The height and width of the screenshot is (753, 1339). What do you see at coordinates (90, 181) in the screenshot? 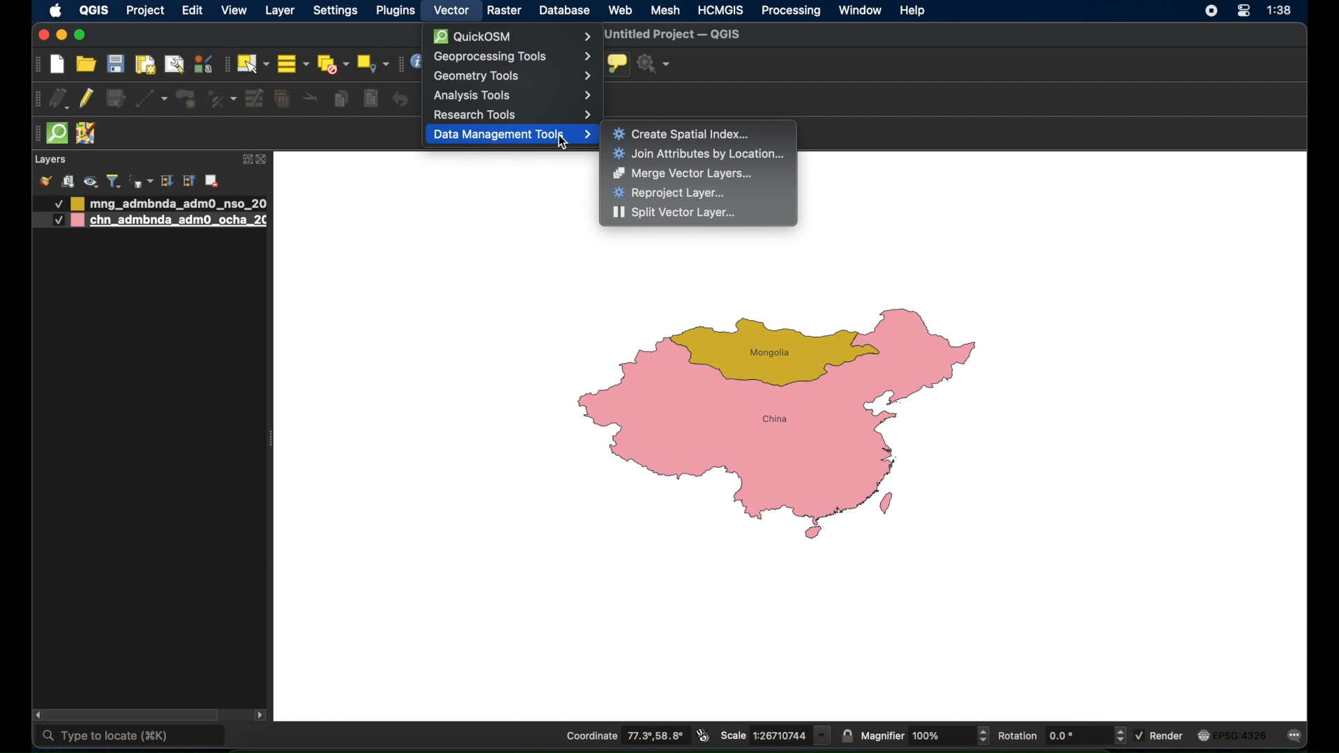
I see `manage map themes` at bounding box center [90, 181].